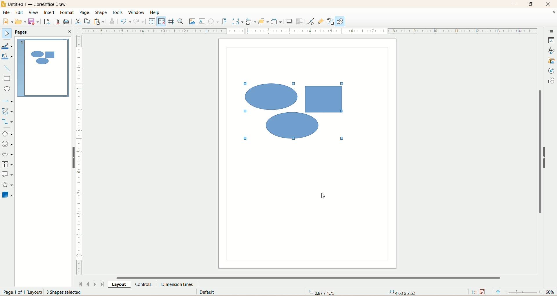  Describe the element at coordinates (321, 196) in the screenshot. I see `cursor` at that location.